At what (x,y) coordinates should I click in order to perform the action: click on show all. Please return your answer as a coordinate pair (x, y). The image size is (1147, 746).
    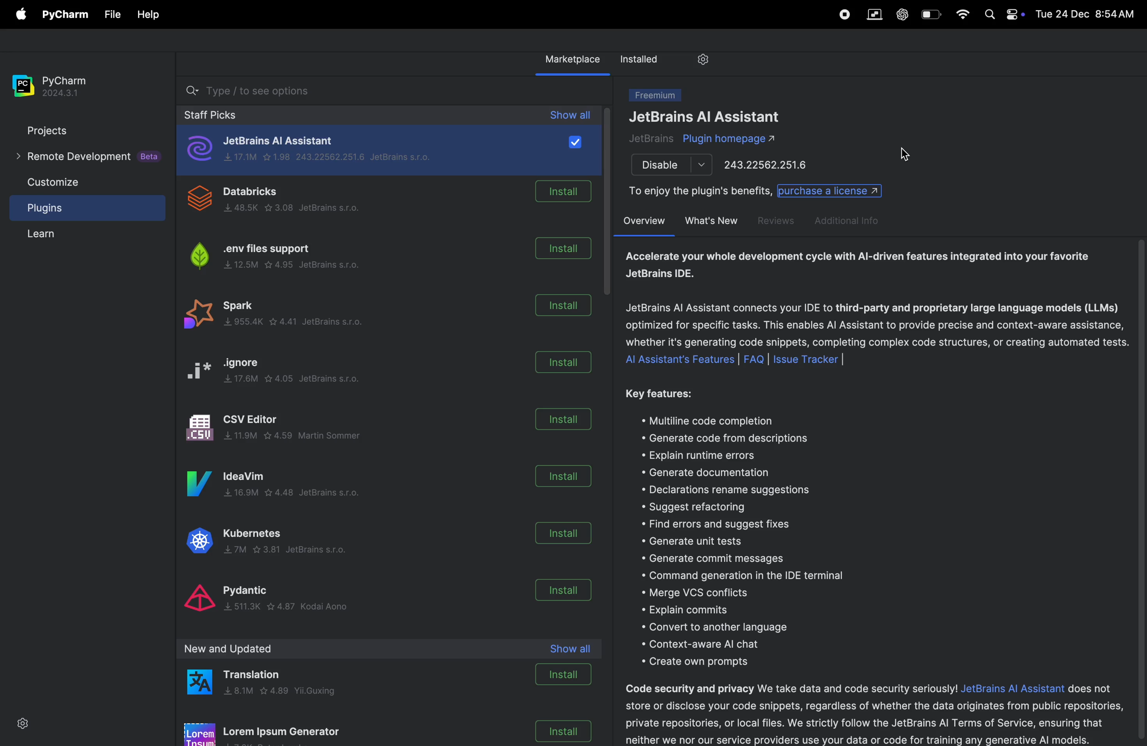
    Looking at the image, I should click on (570, 116).